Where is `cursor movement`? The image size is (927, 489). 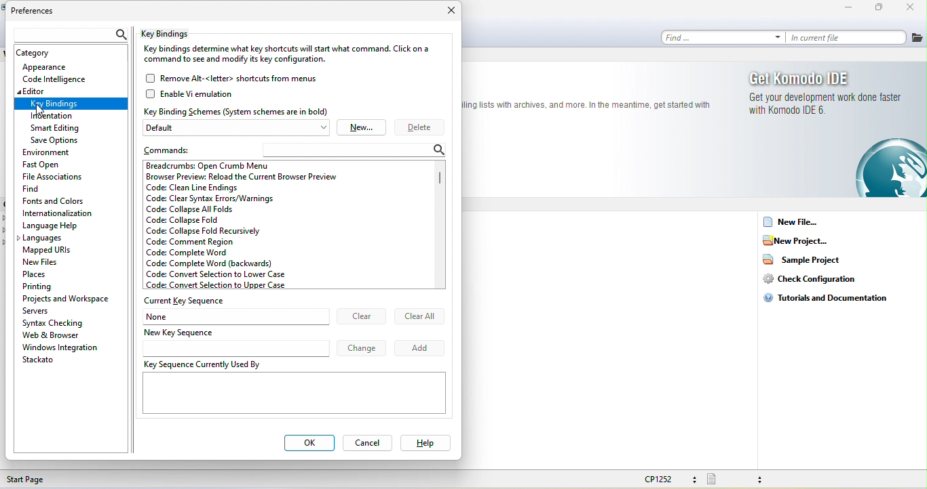
cursor movement is located at coordinates (41, 110).